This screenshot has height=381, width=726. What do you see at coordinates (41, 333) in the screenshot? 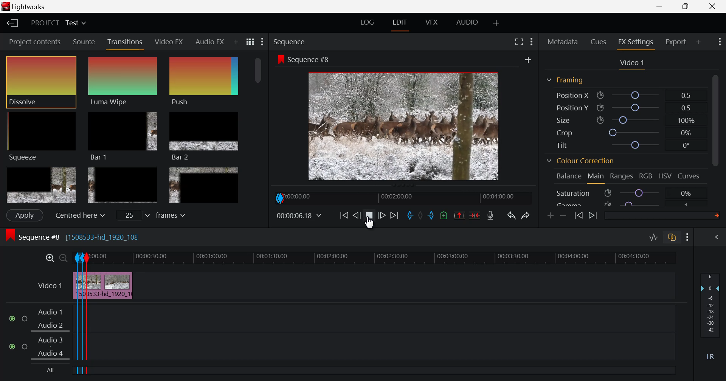
I see `Audio Layers Input` at bounding box center [41, 333].